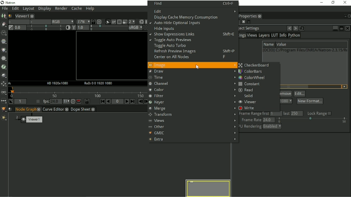 The image size is (351, 197). What do you see at coordinates (195, 11) in the screenshot?
I see `Edit` at bounding box center [195, 11].